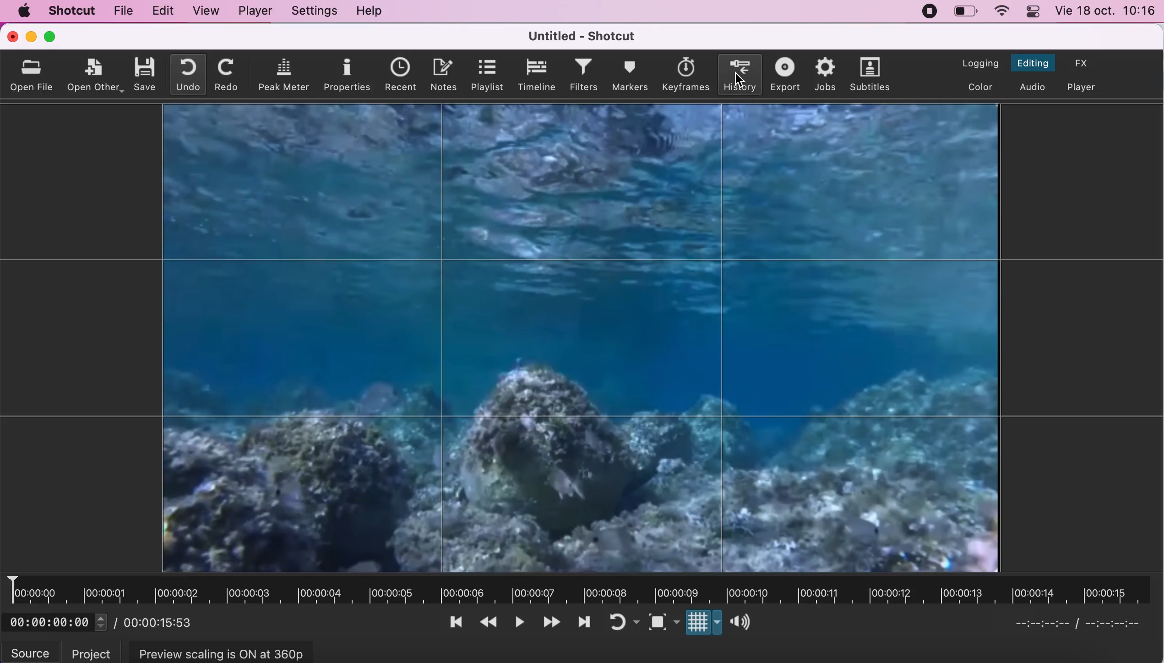 This screenshot has width=1164, height=663. I want to click on close, so click(9, 37).